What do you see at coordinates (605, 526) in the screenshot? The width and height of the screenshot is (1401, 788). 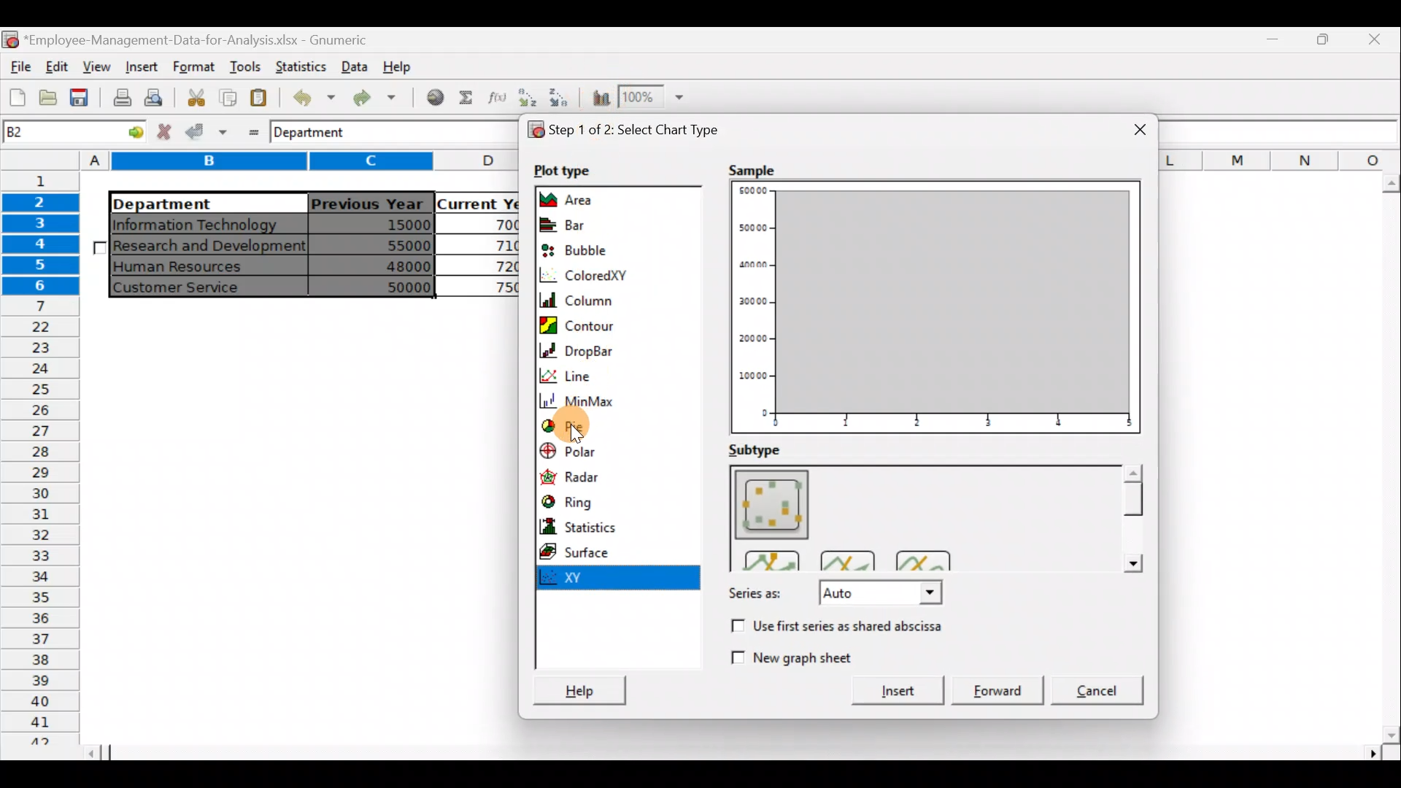 I see `Statistics` at bounding box center [605, 526].